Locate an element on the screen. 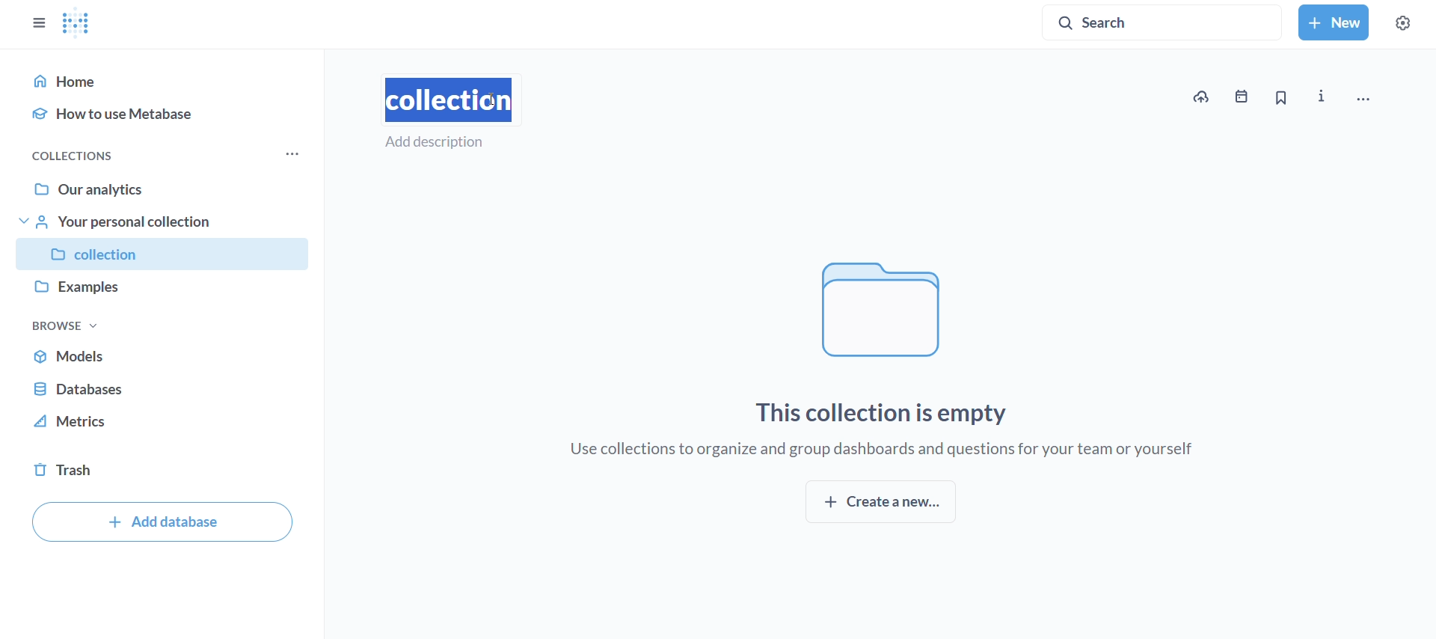 The width and height of the screenshot is (1436, 639). search is located at coordinates (1163, 20).